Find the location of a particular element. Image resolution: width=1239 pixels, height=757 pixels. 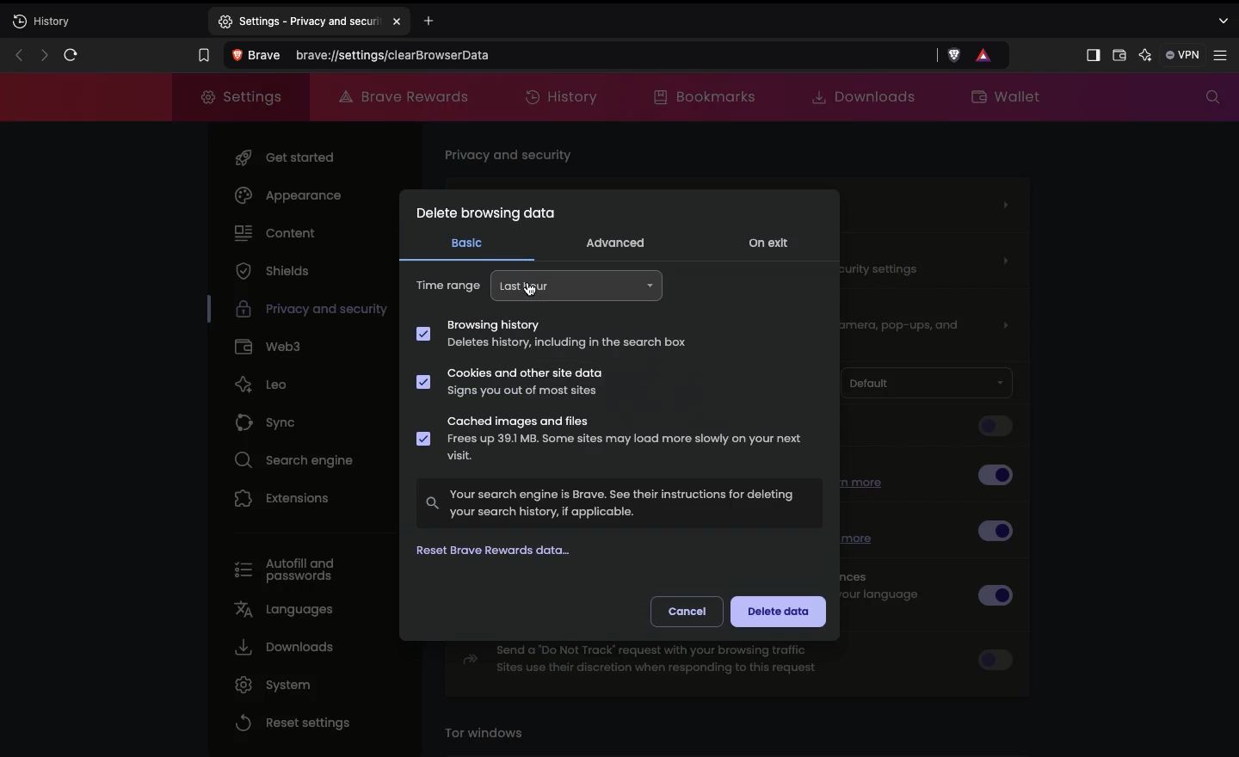

Autofill and passwords is located at coordinates (286, 565).